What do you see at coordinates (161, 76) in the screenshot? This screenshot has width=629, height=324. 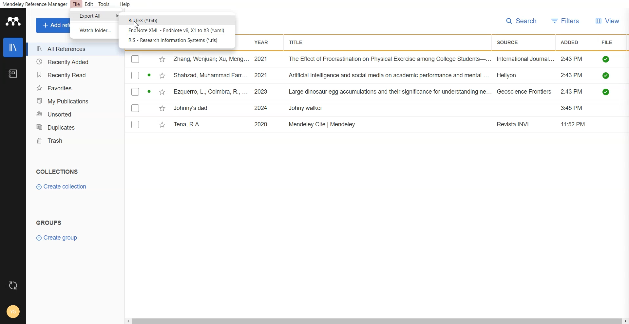 I see `star` at bounding box center [161, 76].